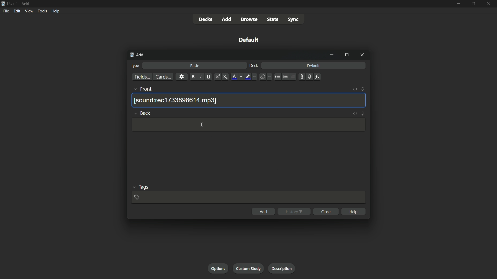 The width and height of the screenshot is (497, 279). I want to click on attach, so click(301, 77).